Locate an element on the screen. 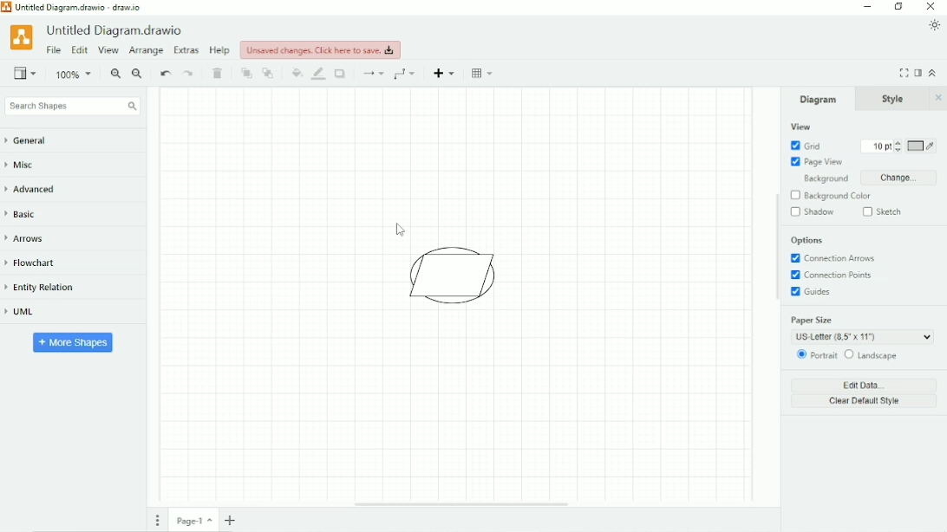 The image size is (947, 532). Landscape is located at coordinates (872, 355).